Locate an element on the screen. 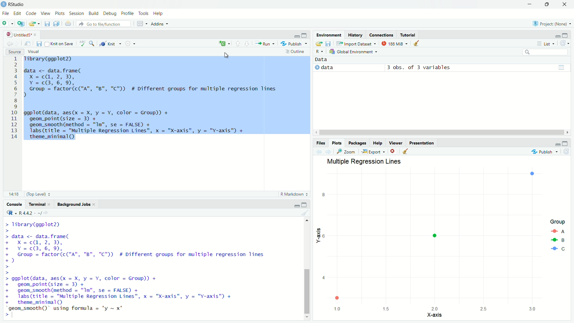 Image resolution: width=574 pixels, height=323 pixels. refresh is located at coordinates (568, 152).